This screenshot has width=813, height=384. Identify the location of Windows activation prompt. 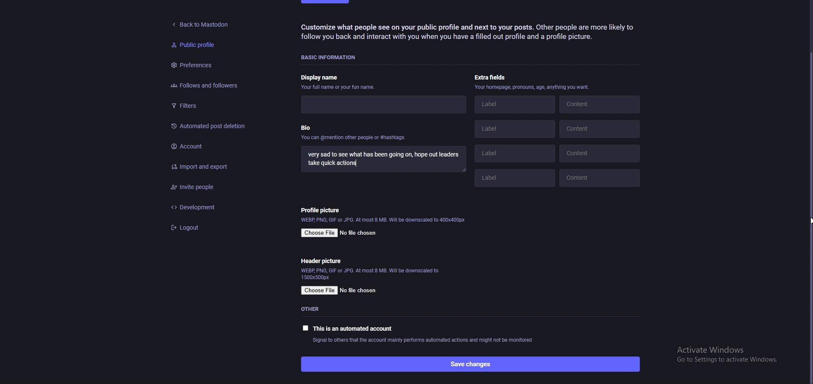
(723, 356).